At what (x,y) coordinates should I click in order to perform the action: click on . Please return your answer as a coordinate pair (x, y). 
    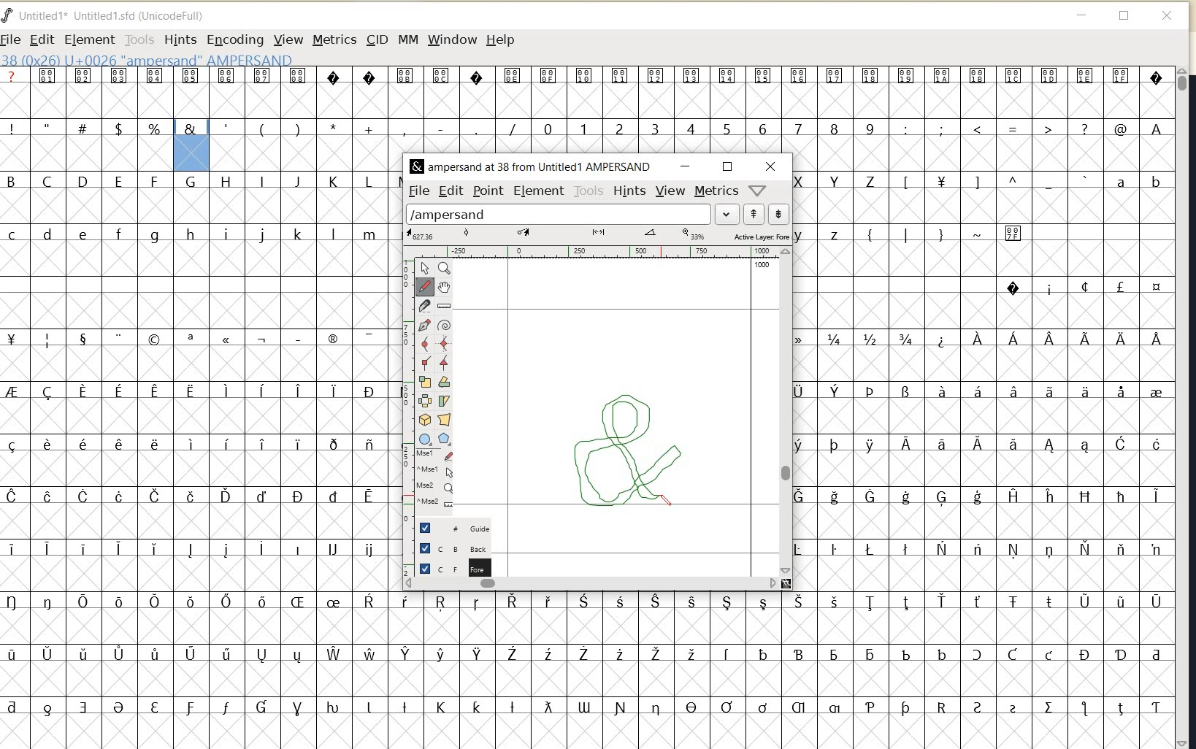
    Looking at the image, I should click on (426, 439).